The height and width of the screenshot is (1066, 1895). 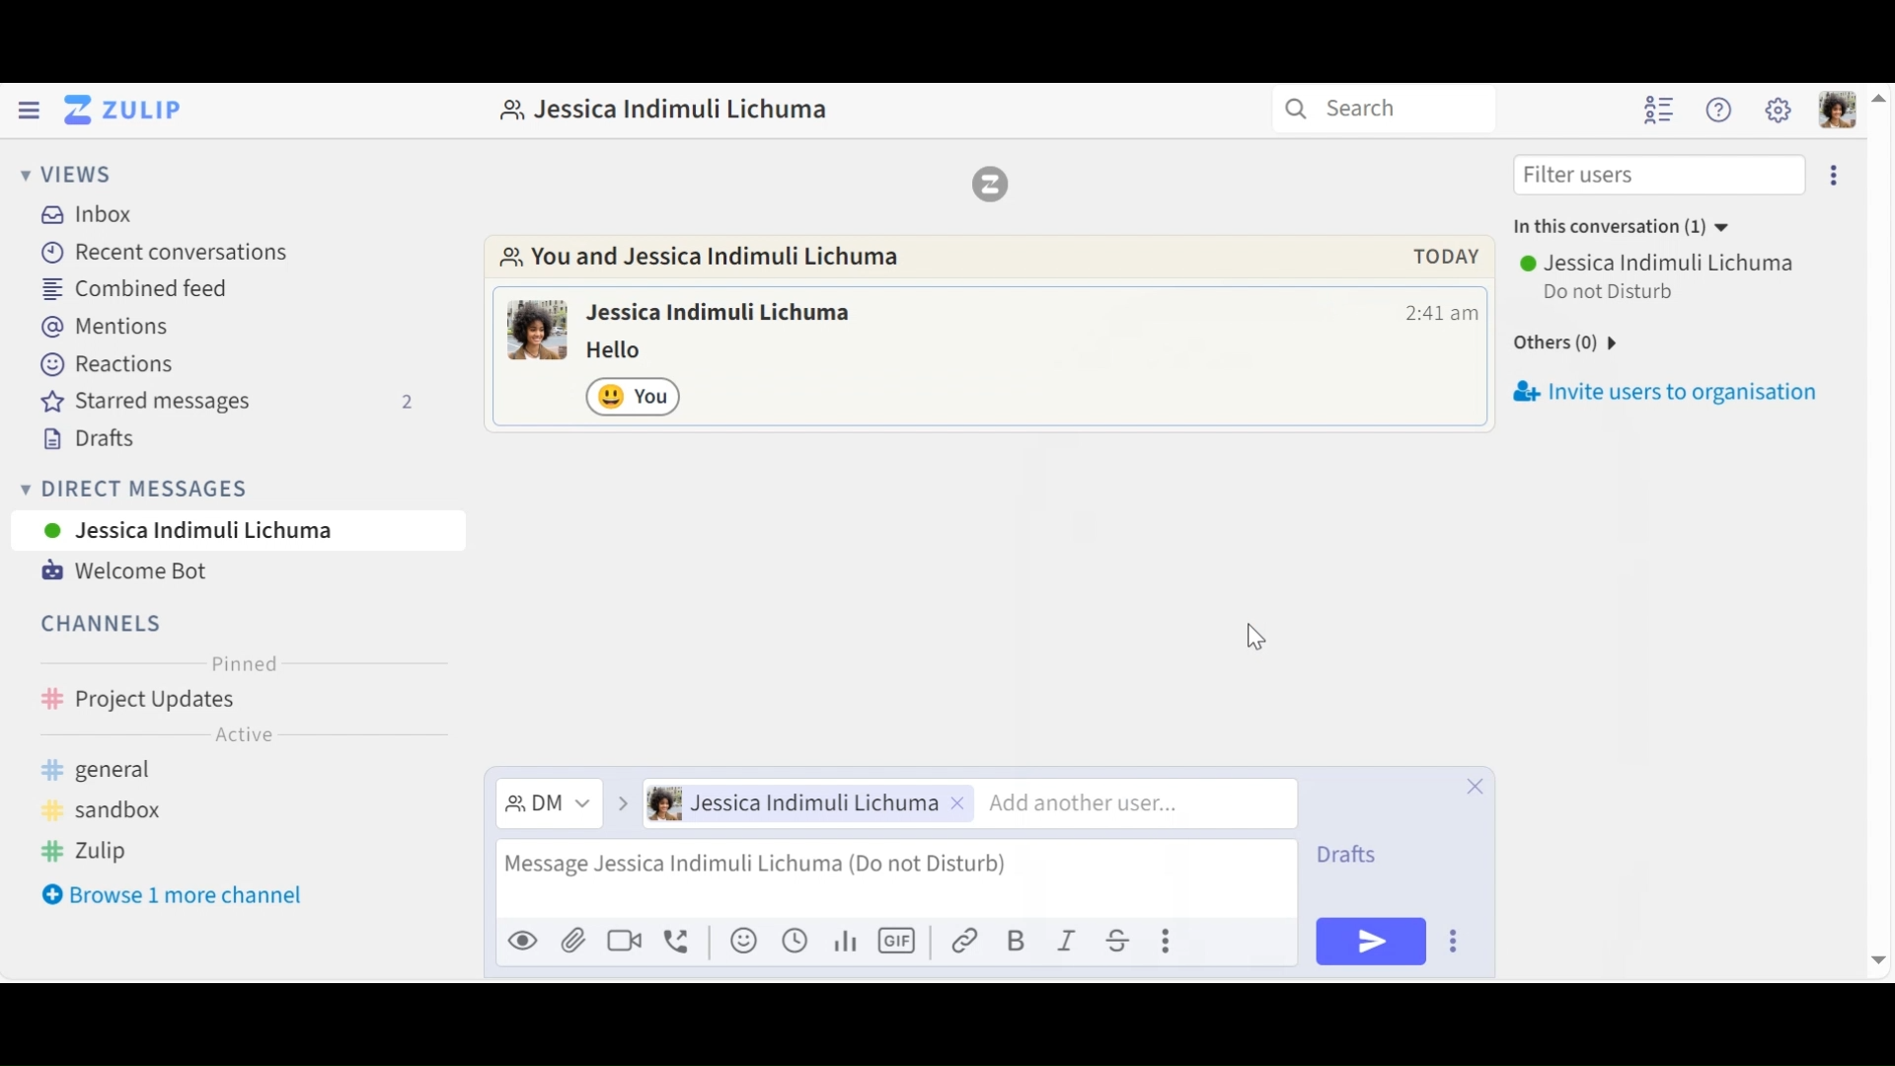 What do you see at coordinates (679, 943) in the screenshot?
I see `Add voice call` at bounding box center [679, 943].